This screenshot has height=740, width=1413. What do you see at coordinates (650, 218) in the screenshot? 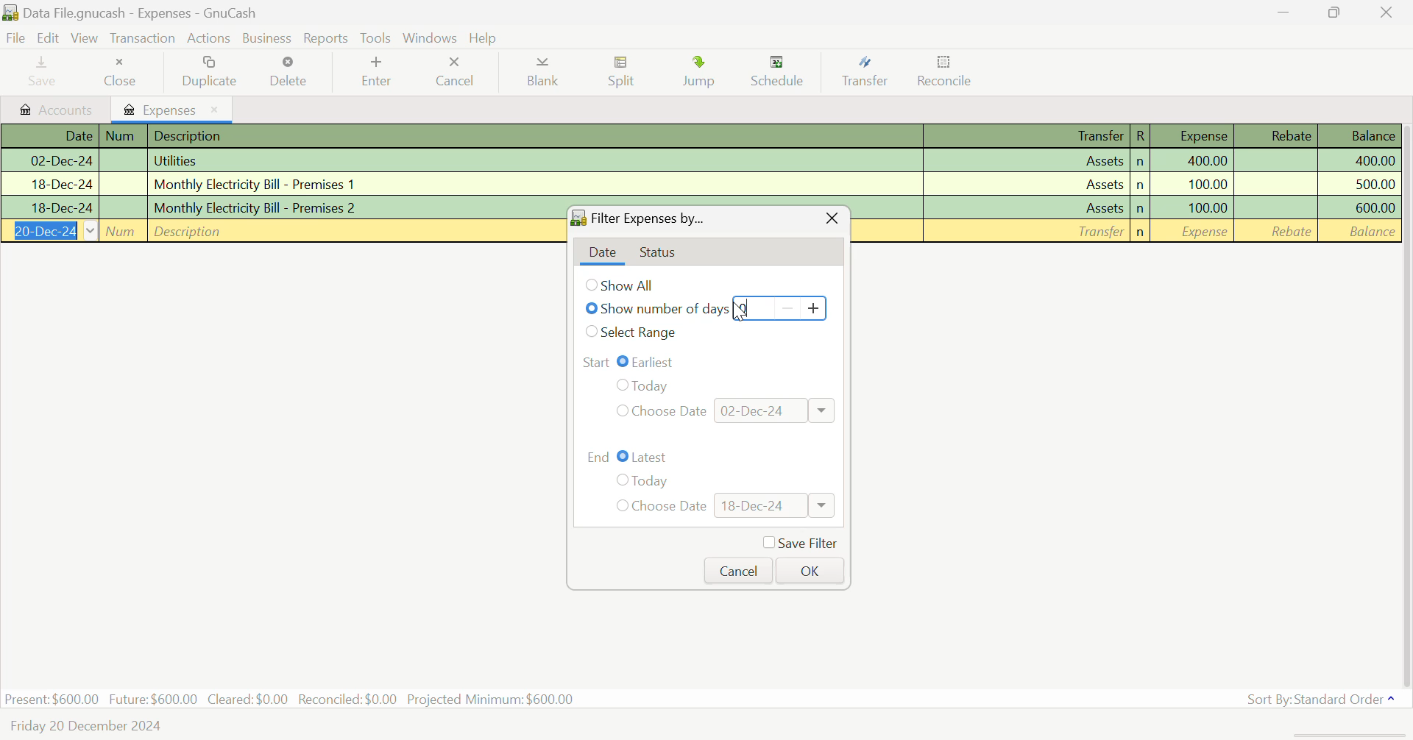
I see `Filter Expenses by...` at bounding box center [650, 218].